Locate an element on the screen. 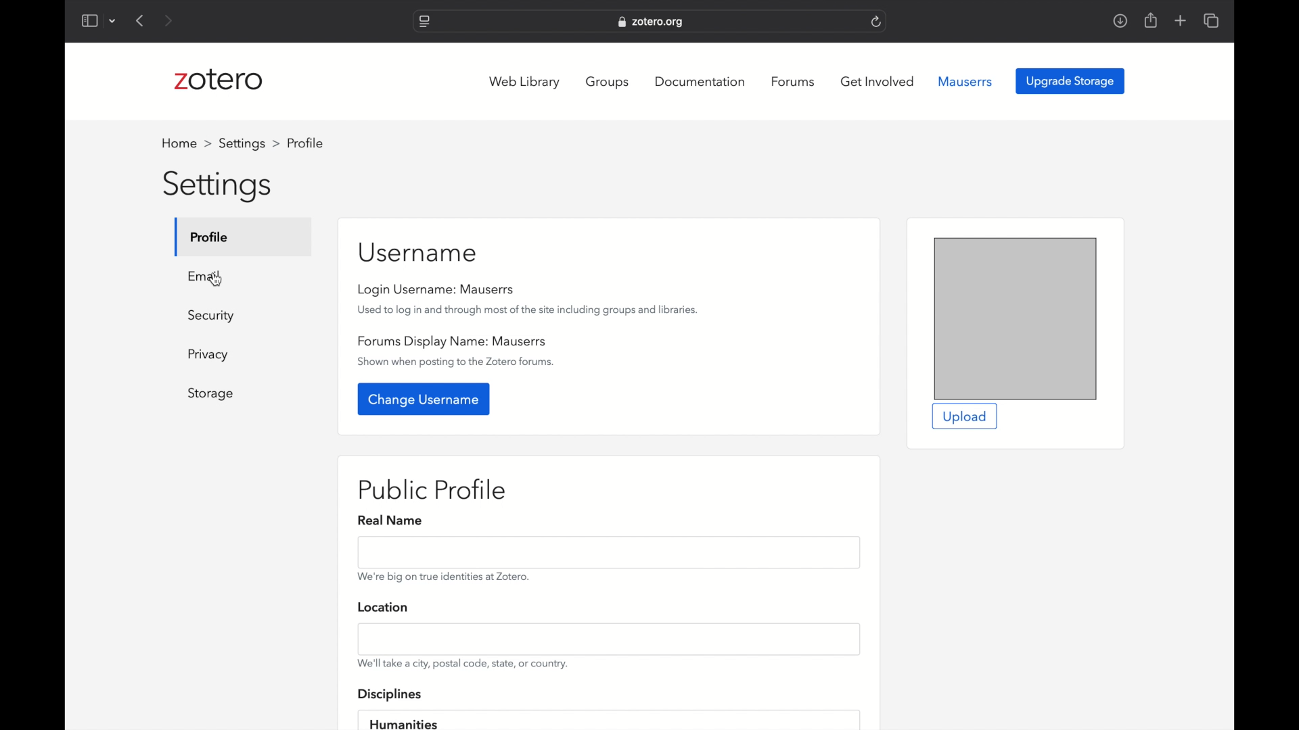 The height and width of the screenshot is (730, 1299). website address is located at coordinates (652, 22).